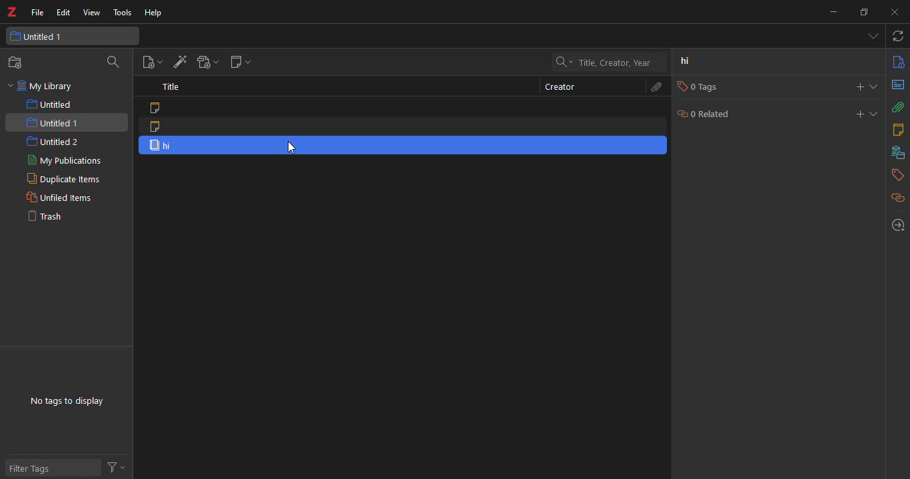 The width and height of the screenshot is (910, 479). Describe the element at coordinates (93, 13) in the screenshot. I see `view` at that location.